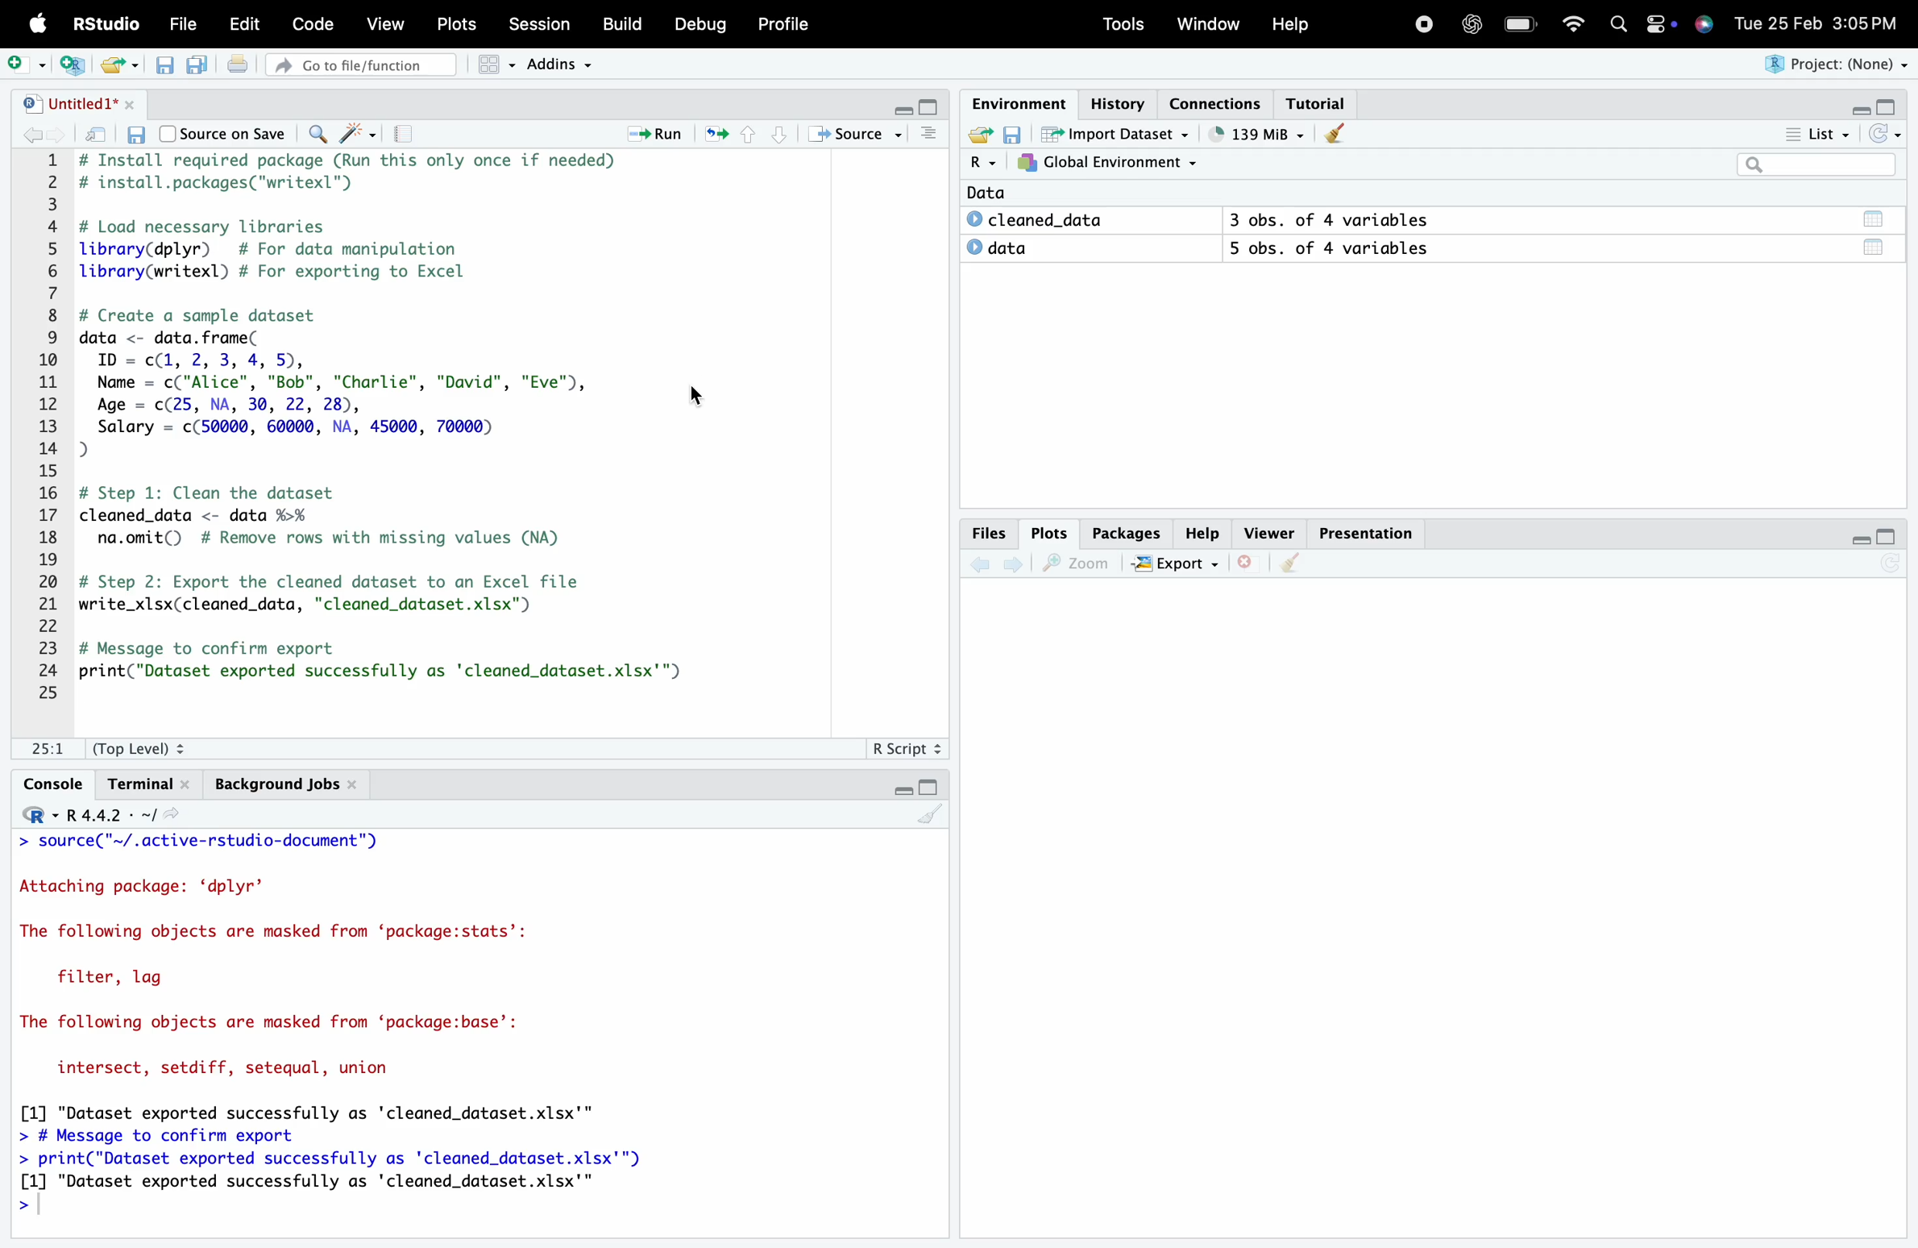  What do you see at coordinates (492, 66) in the screenshot?
I see `Workspace panes` at bounding box center [492, 66].